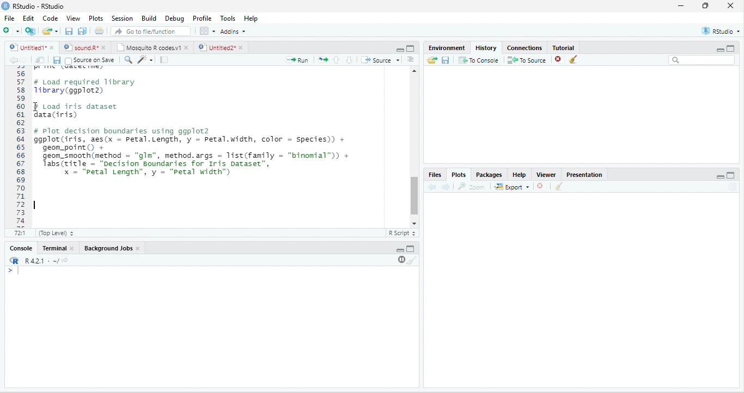  Describe the element at coordinates (14, 60) in the screenshot. I see `back` at that location.